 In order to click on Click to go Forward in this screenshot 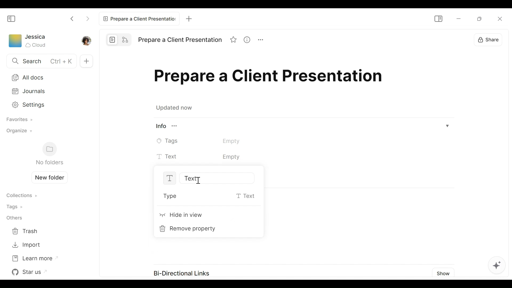, I will do `click(87, 18)`.